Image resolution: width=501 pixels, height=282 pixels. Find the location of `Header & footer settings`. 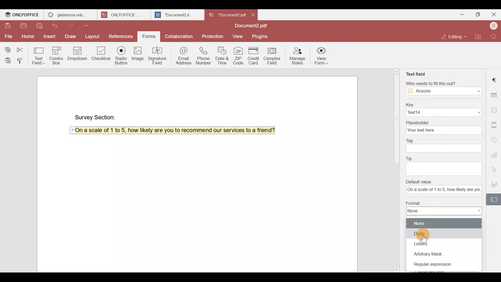

Header & footer settings is located at coordinates (495, 126).